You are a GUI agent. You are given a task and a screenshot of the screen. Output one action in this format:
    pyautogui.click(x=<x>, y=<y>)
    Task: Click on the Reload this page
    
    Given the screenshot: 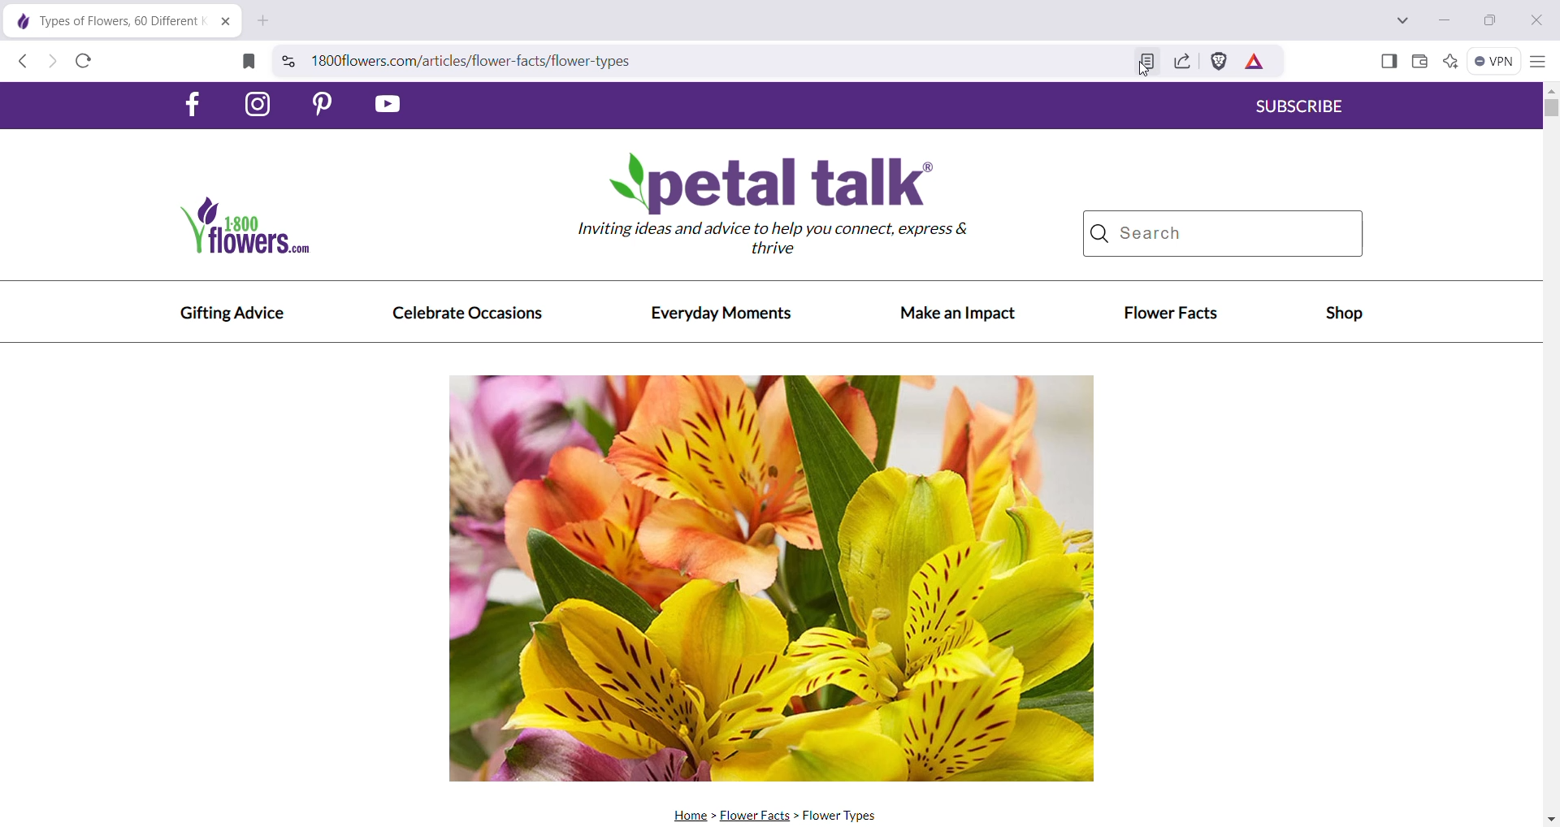 What is the action you would take?
    pyautogui.click(x=84, y=62)
    